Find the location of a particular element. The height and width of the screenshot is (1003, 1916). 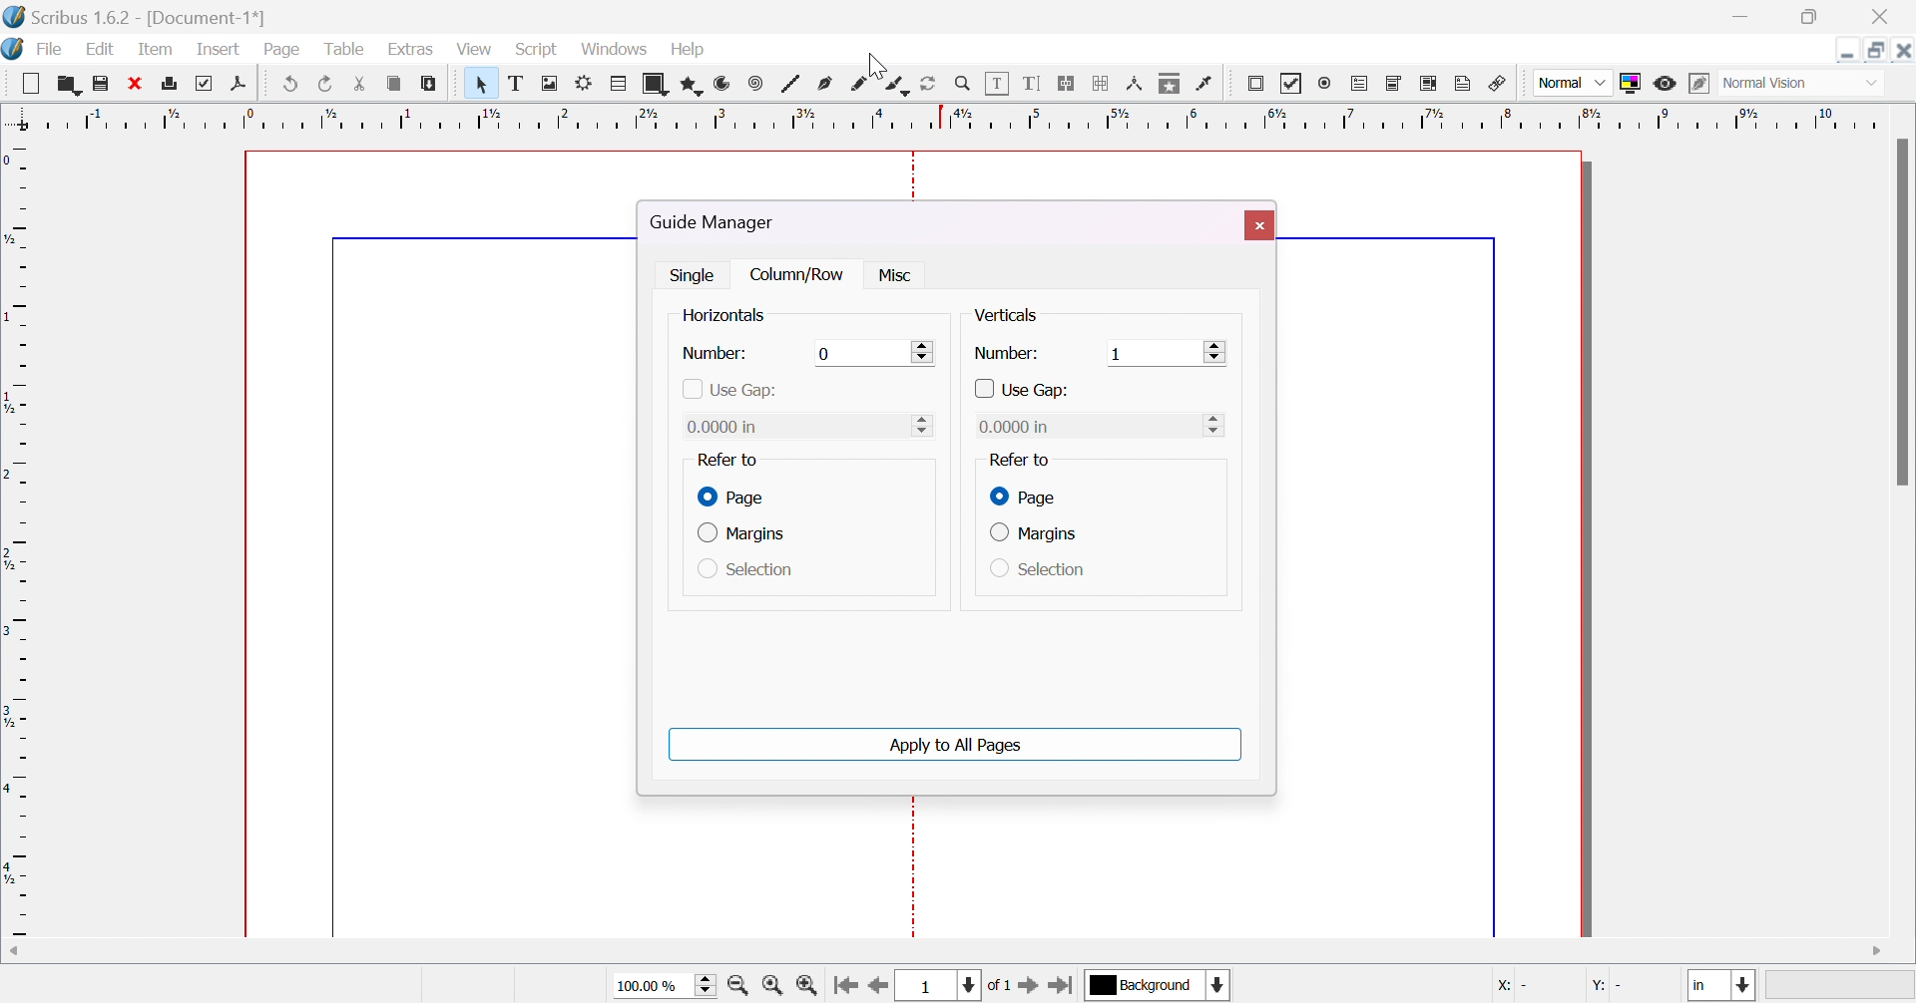

text frame is located at coordinates (516, 85).